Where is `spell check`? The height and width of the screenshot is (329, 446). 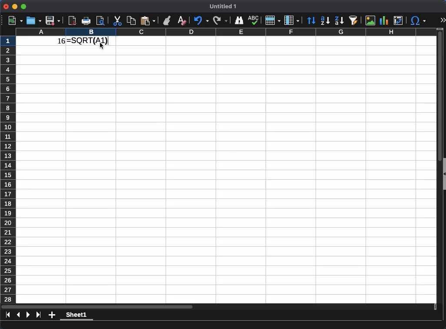 spell check is located at coordinates (254, 20).